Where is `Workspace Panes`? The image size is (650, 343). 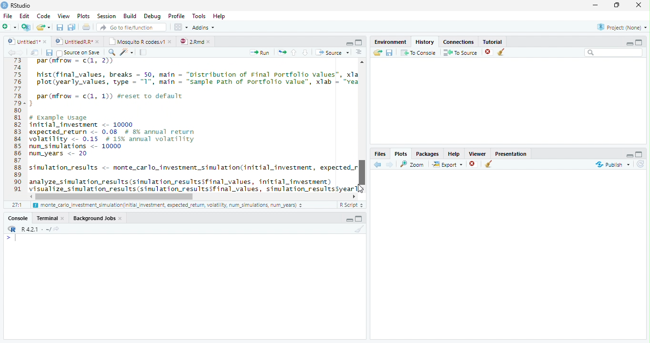 Workspace Panes is located at coordinates (181, 27).